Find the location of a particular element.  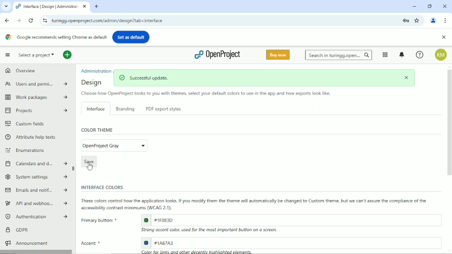

Successful update is located at coordinates (264, 78).